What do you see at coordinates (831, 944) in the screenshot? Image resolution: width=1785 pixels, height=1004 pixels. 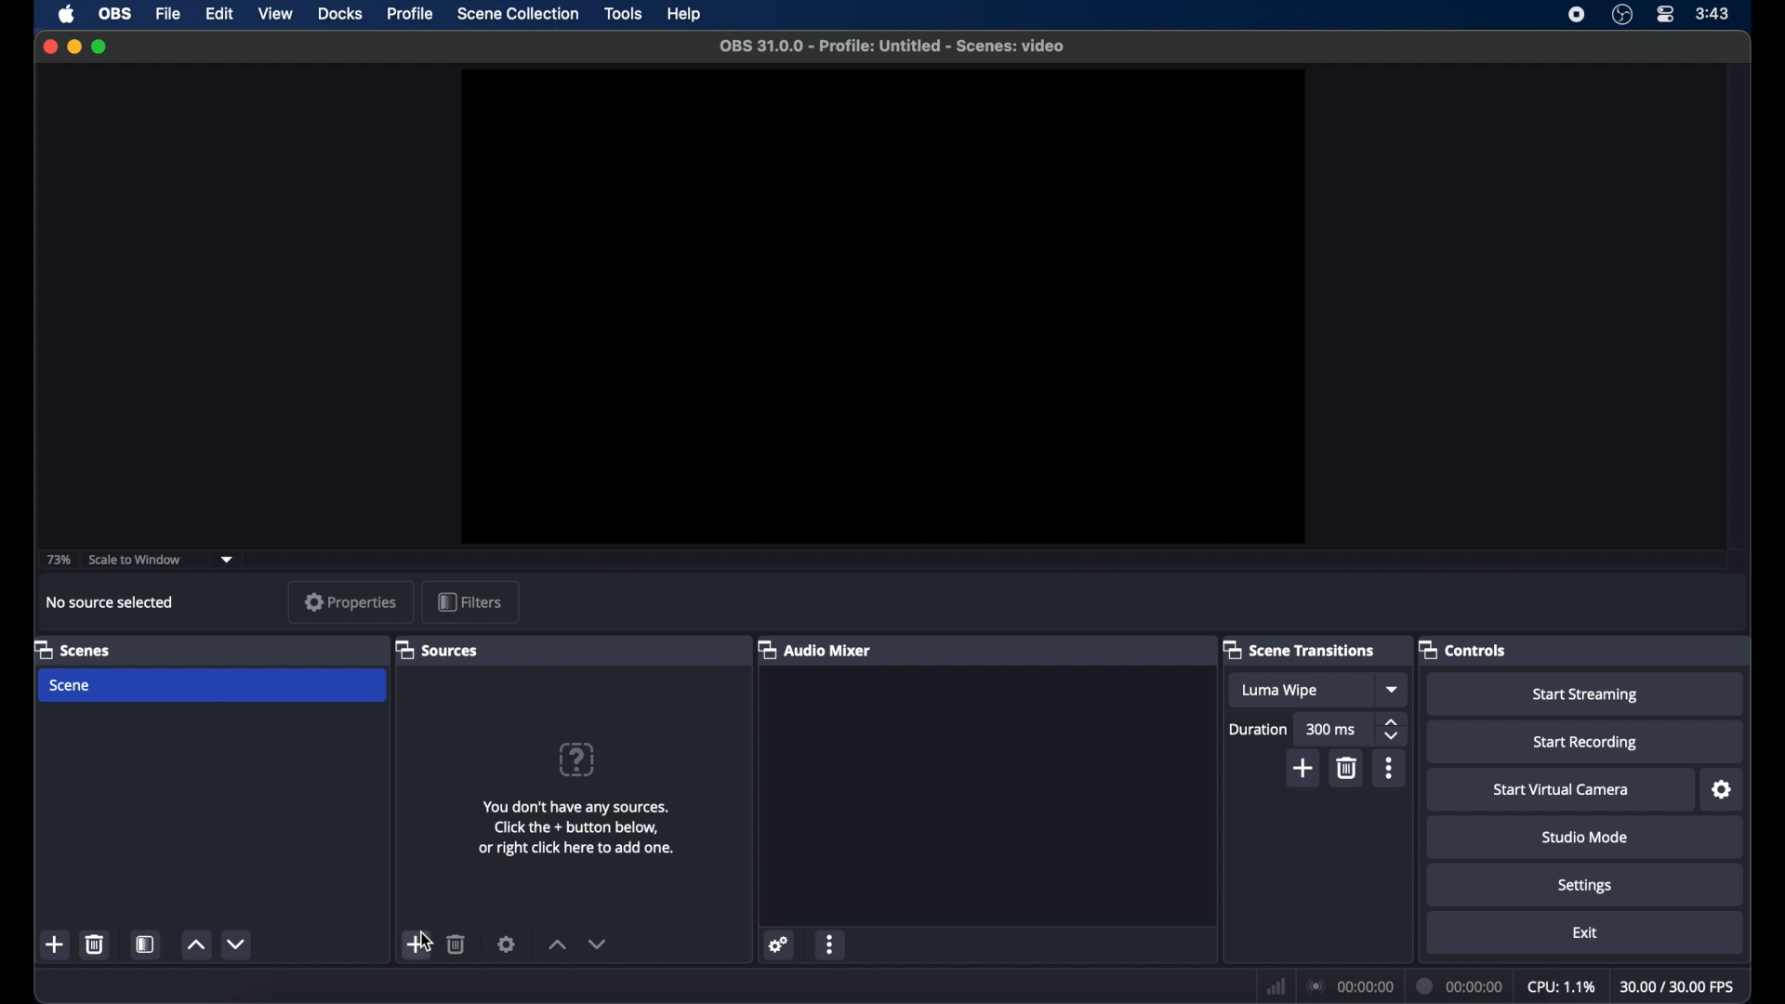 I see `more options` at bounding box center [831, 944].